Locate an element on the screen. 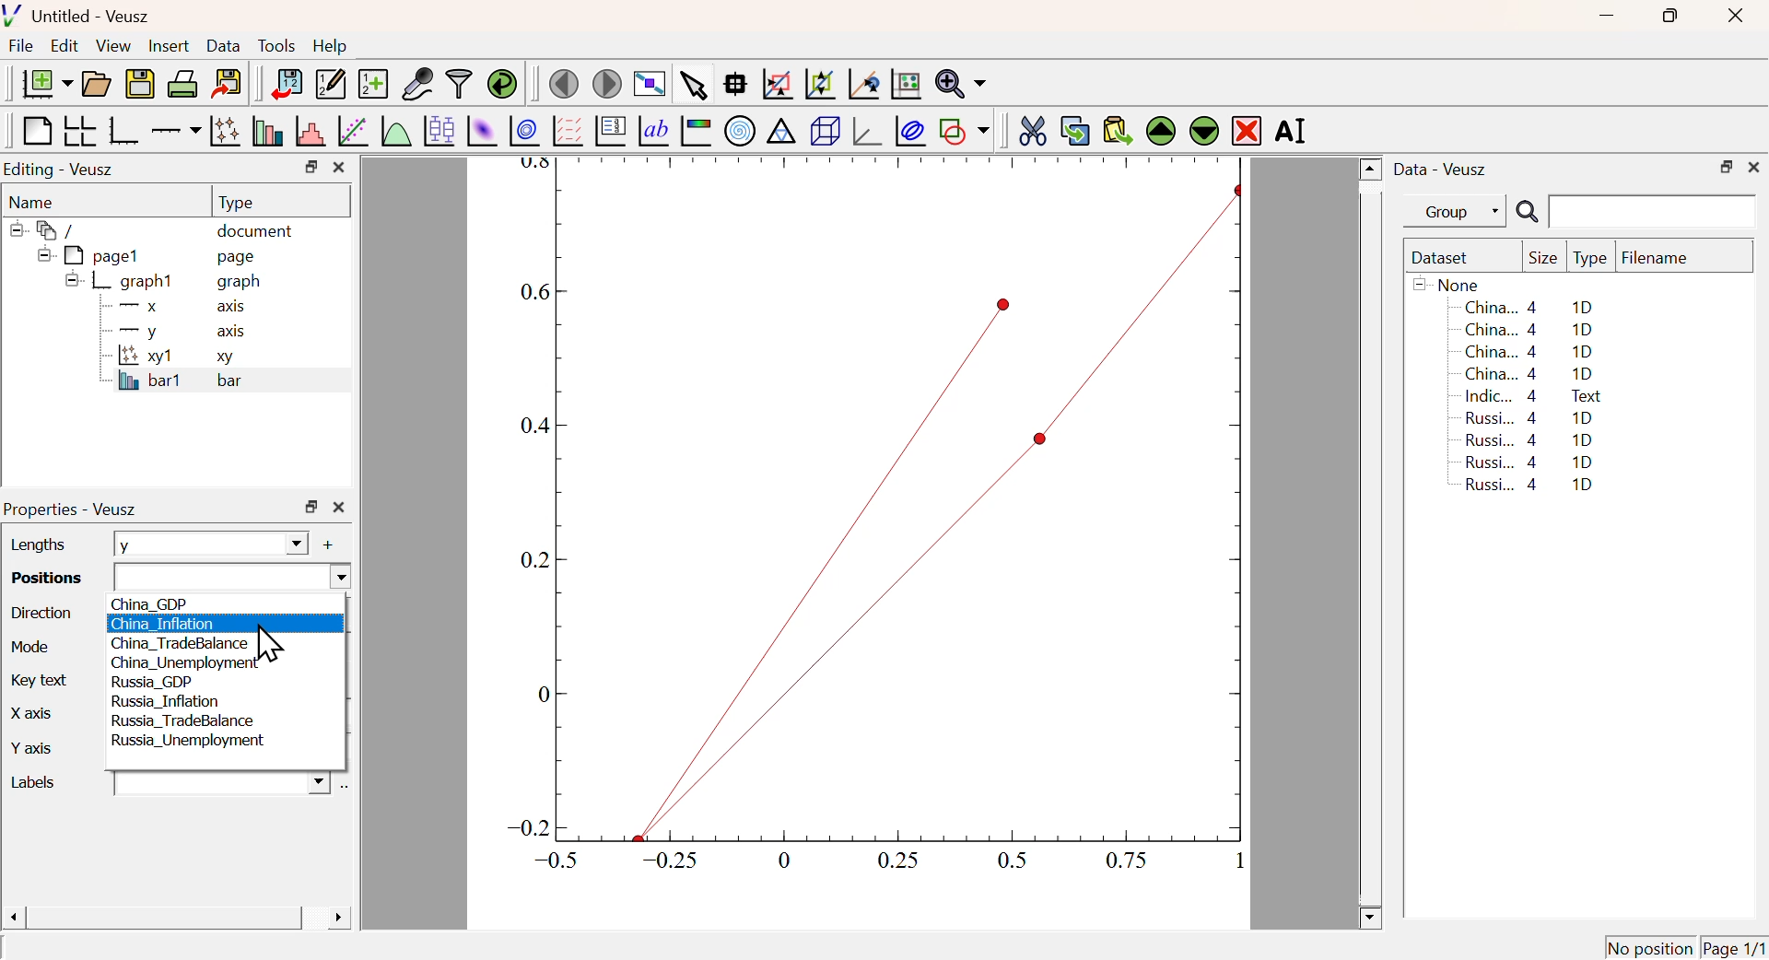 The height and width of the screenshot is (960, 1769). Close is located at coordinates (1732, 18).